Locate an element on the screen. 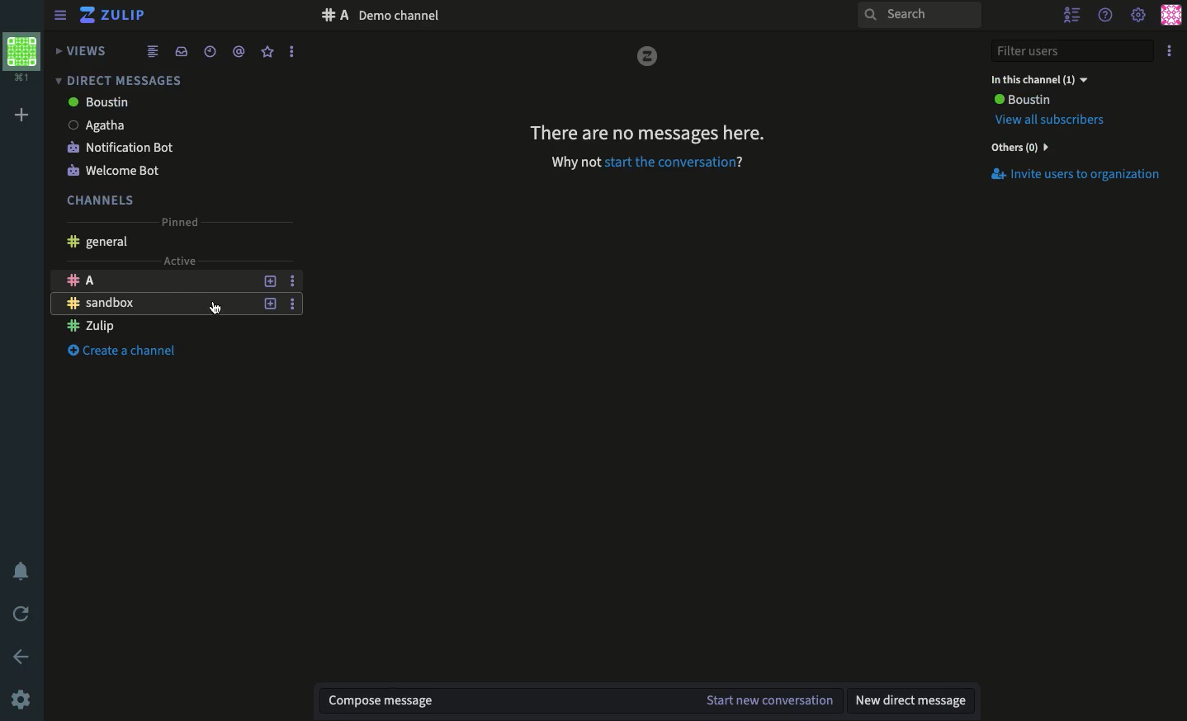  Options is located at coordinates (291, 52).